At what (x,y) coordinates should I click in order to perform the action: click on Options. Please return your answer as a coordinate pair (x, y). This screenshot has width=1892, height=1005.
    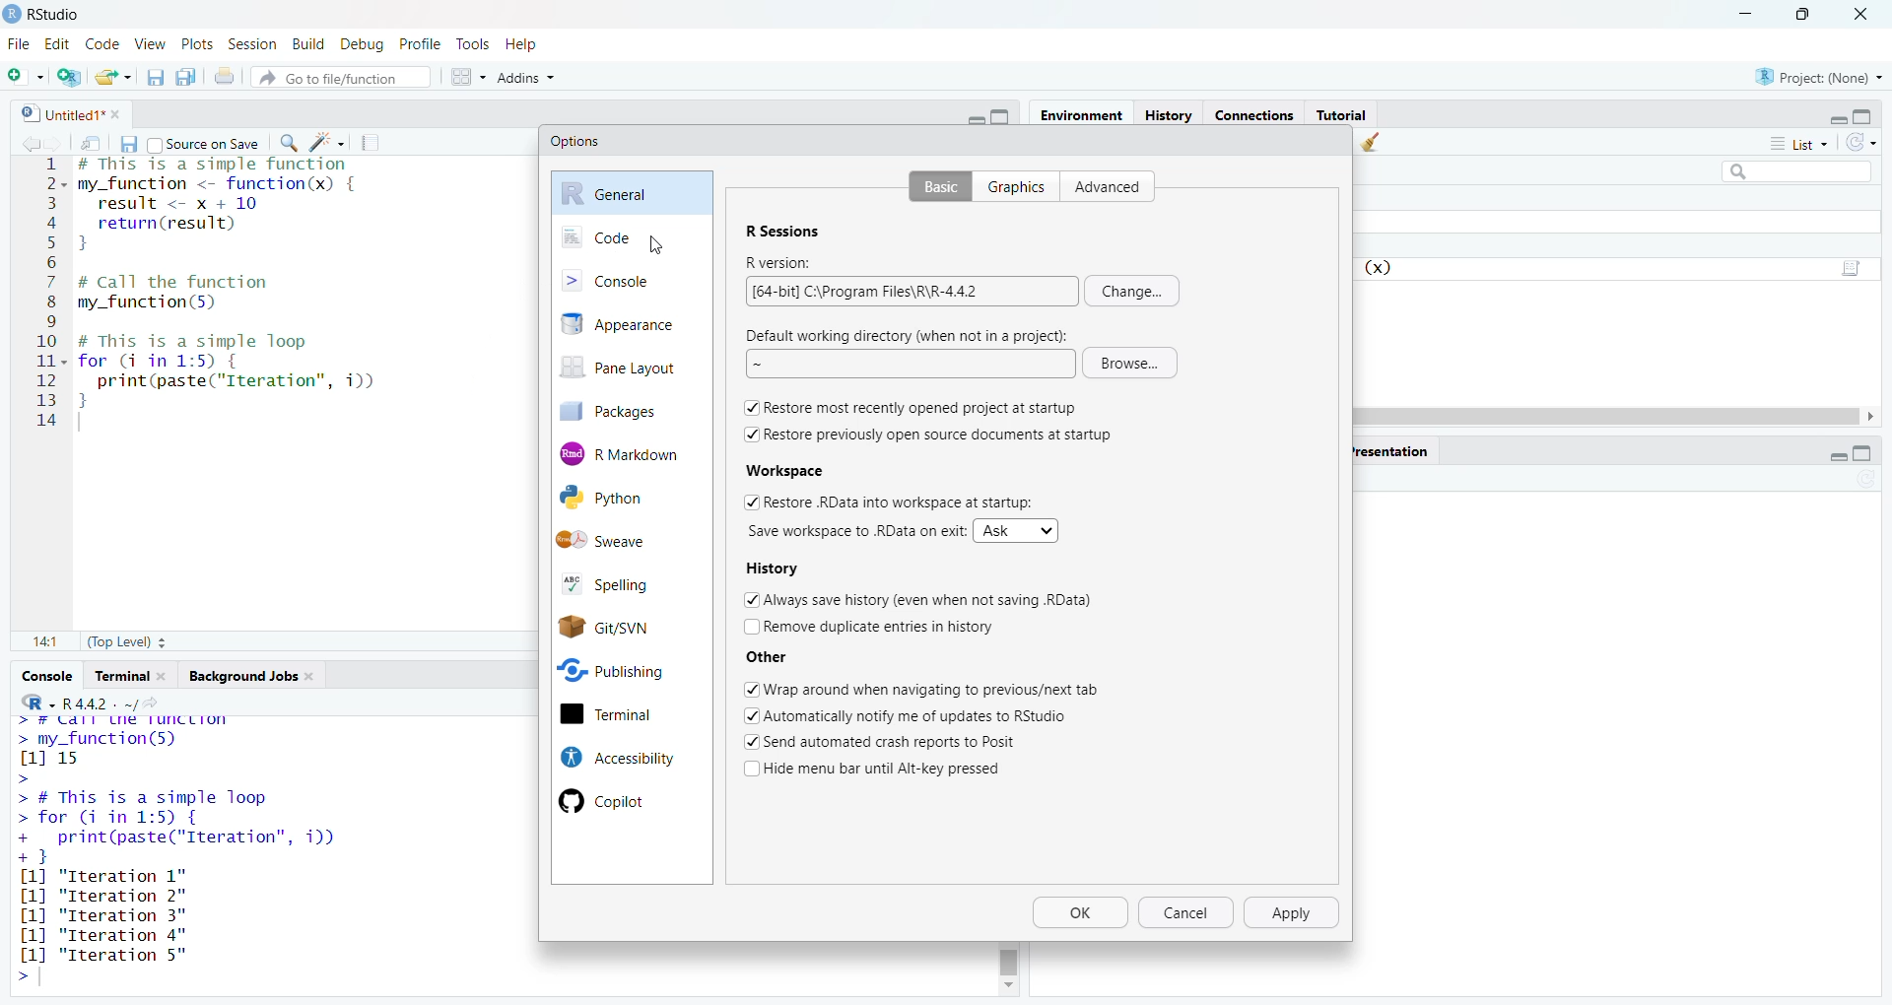
    Looking at the image, I should click on (576, 141).